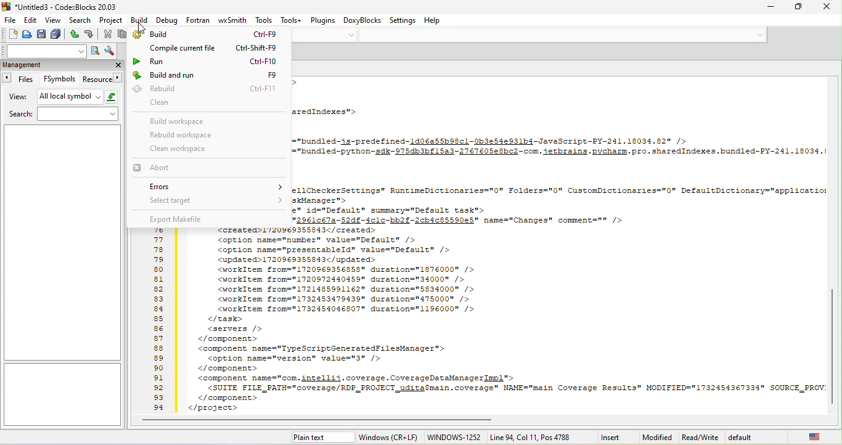 The image size is (842, 445). Describe the element at coordinates (58, 34) in the screenshot. I see `save everything` at that location.